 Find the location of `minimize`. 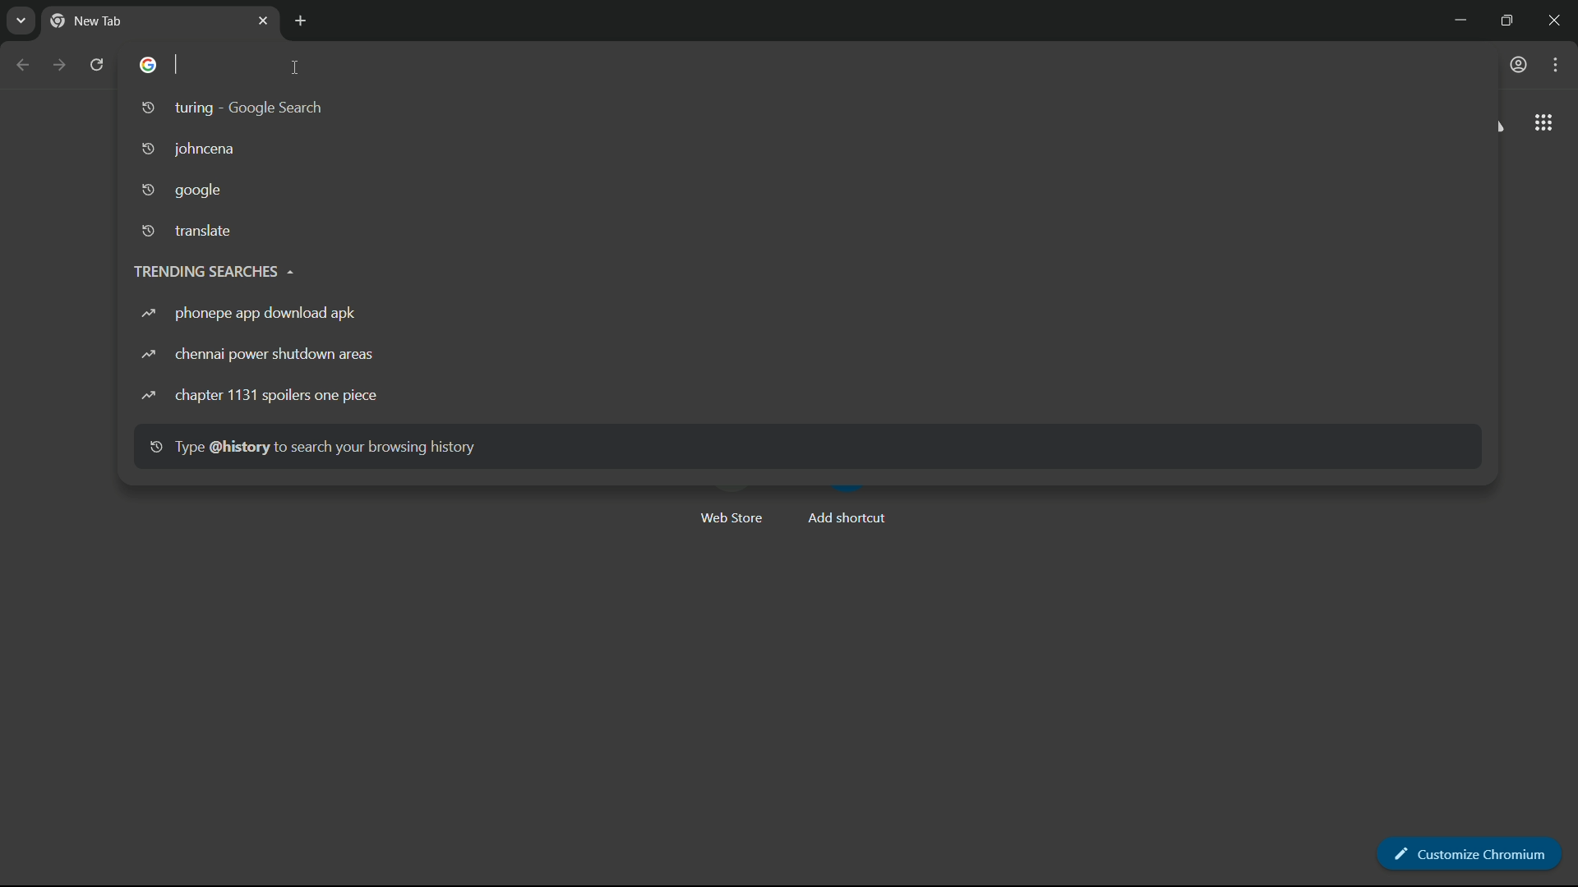

minimize is located at coordinates (1454, 22).